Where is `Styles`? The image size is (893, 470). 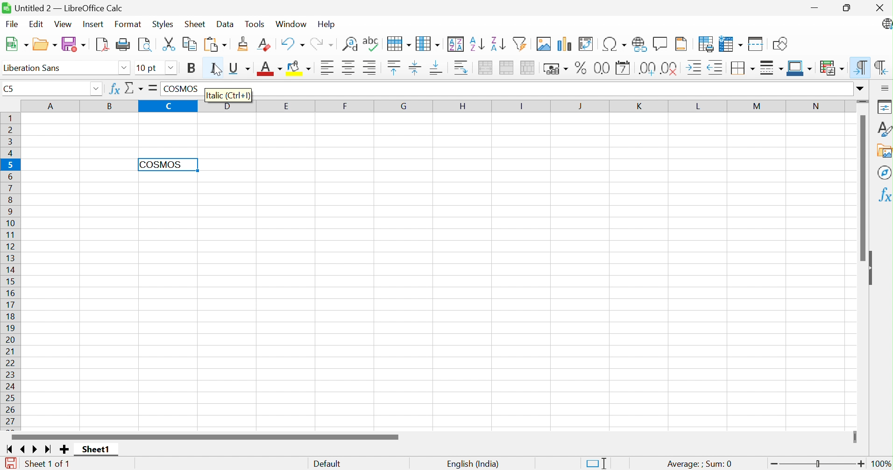
Styles is located at coordinates (885, 129).